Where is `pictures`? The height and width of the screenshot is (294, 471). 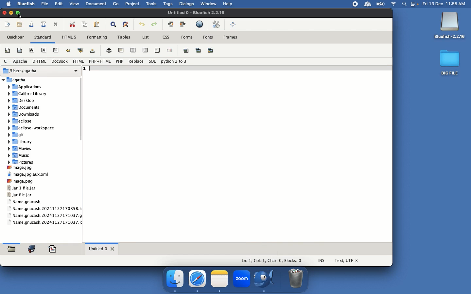 pictures is located at coordinates (22, 162).